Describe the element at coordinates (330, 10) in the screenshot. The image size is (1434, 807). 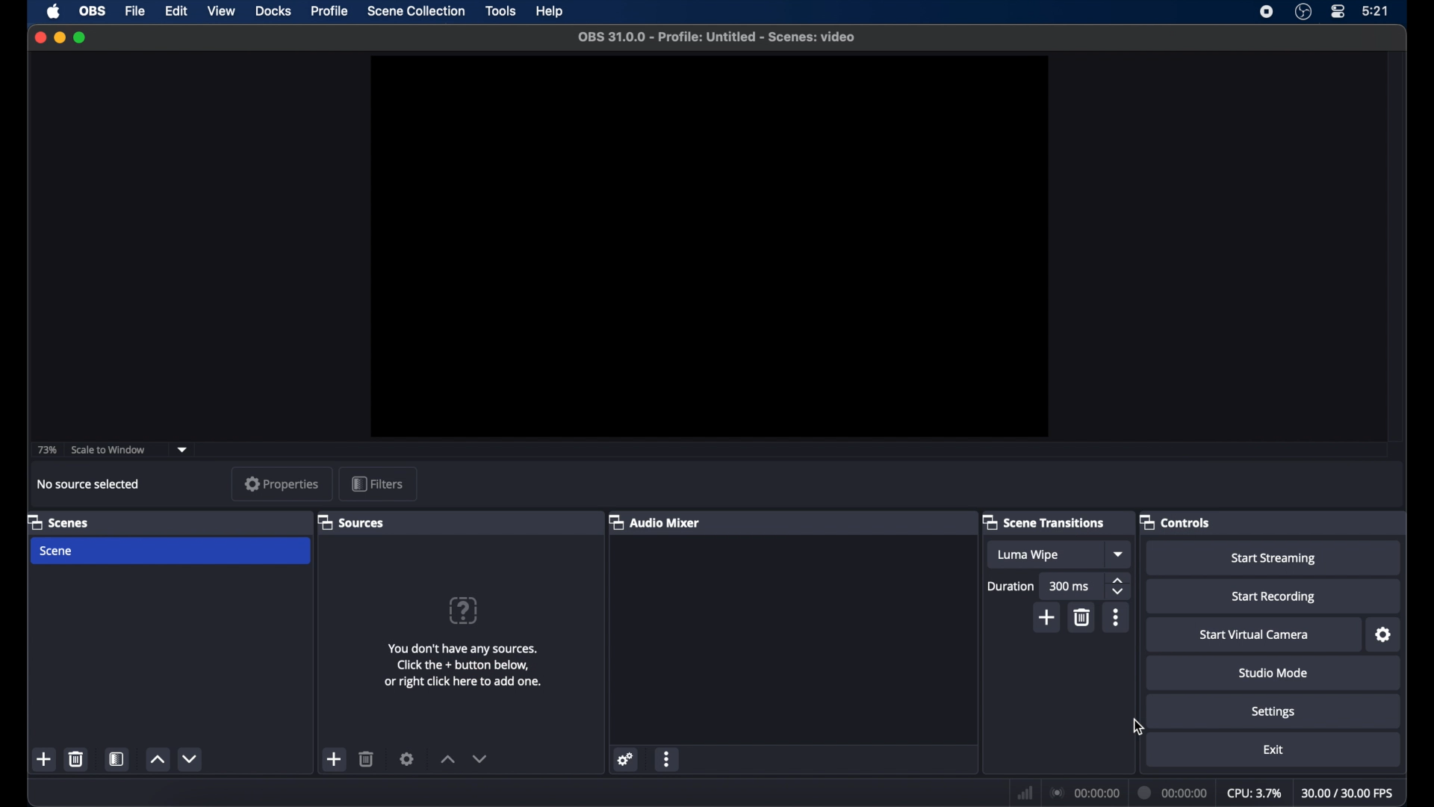
I see `profile` at that location.